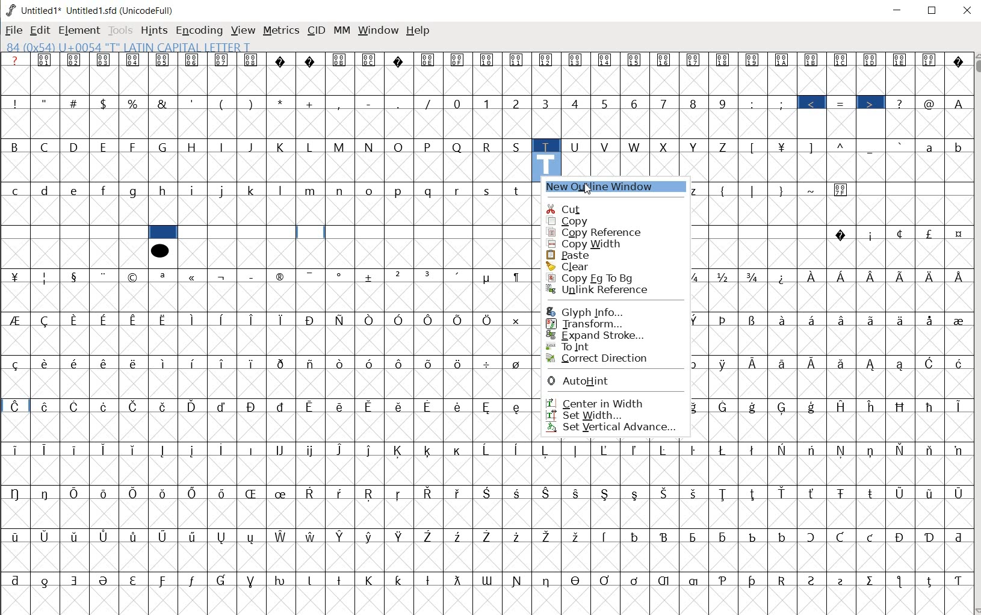 The height and width of the screenshot is (615, 981). I want to click on Symbol, so click(546, 492).